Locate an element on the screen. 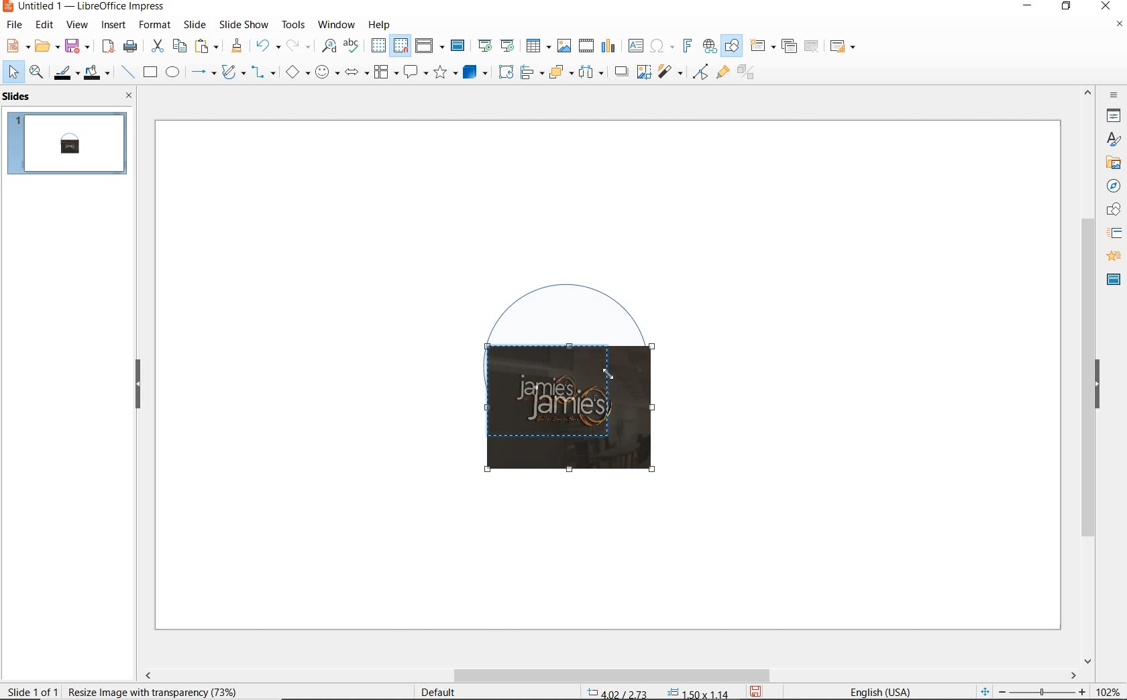 The image size is (1127, 700). clone formatting is located at coordinates (237, 46).